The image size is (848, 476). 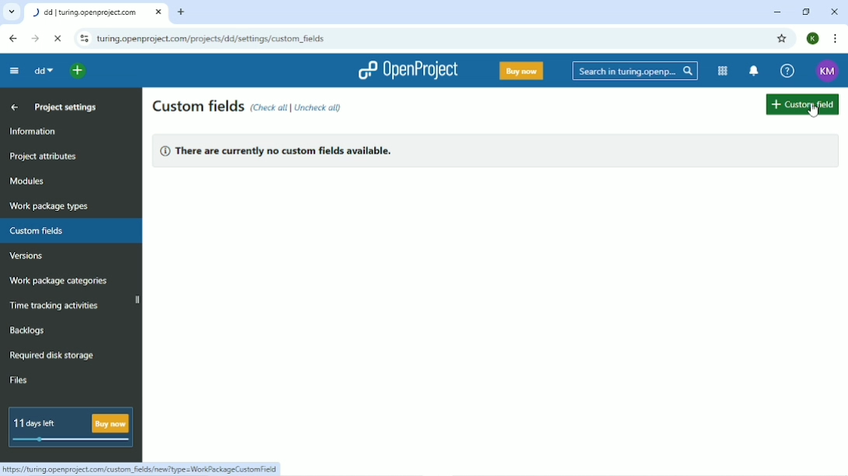 What do you see at coordinates (783, 39) in the screenshot?
I see `Bookmark this tab` at bounding box center [783, 39].